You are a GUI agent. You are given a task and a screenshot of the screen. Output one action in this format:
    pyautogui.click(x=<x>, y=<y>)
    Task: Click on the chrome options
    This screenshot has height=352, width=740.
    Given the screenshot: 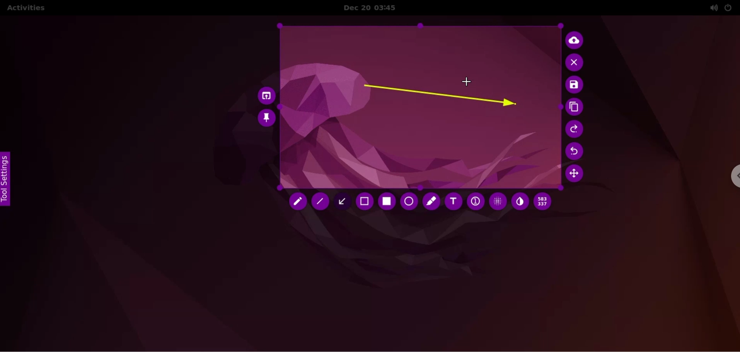 What is the action you would take?
    pyautogui.click(x=730, y=178)
    